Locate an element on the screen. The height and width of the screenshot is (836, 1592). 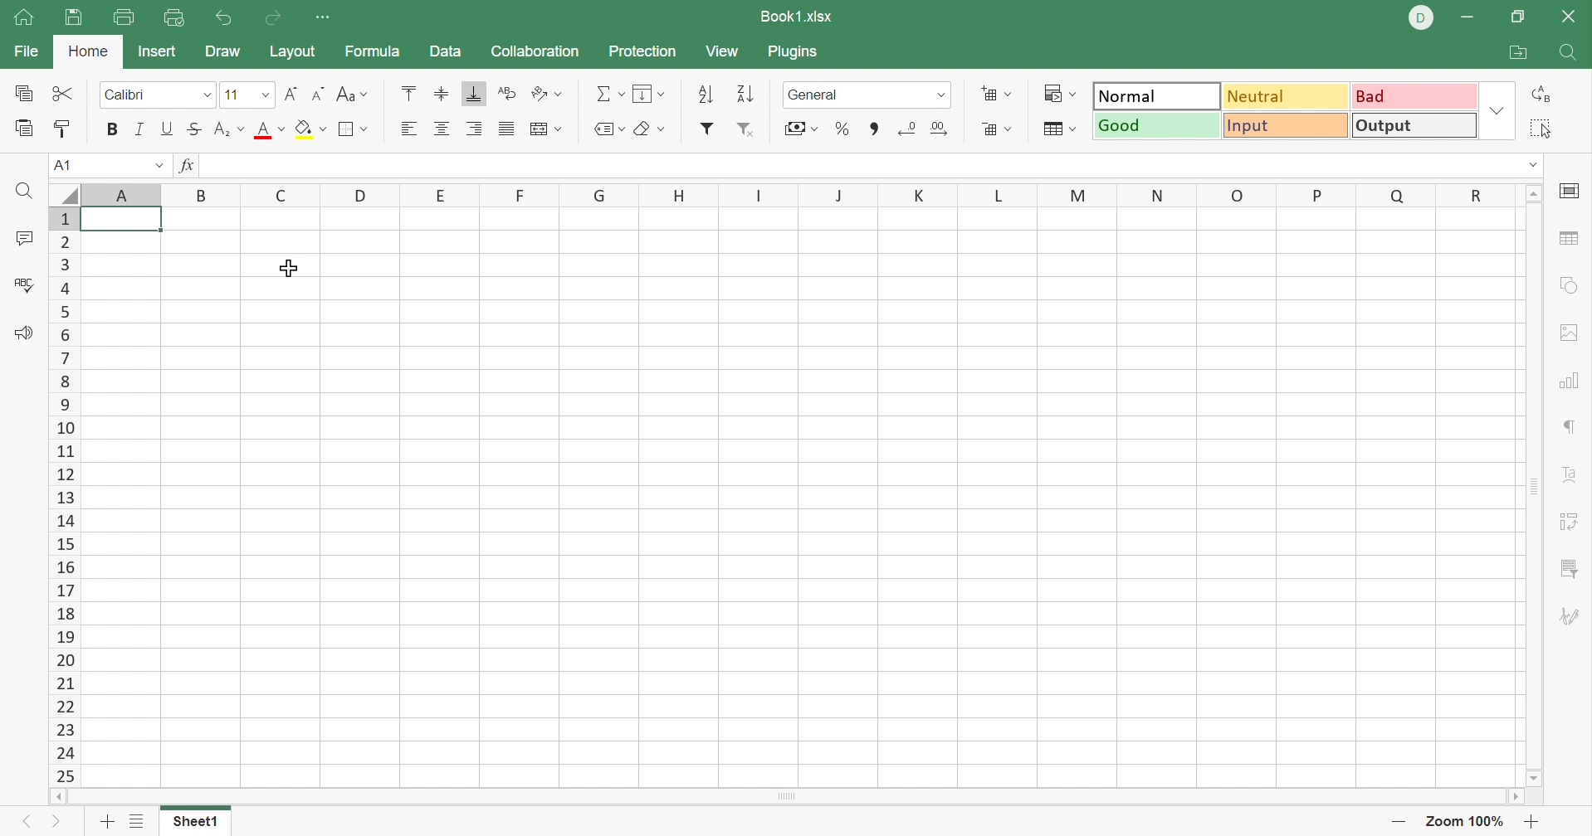
Close is located at coordinates (1571, 20).